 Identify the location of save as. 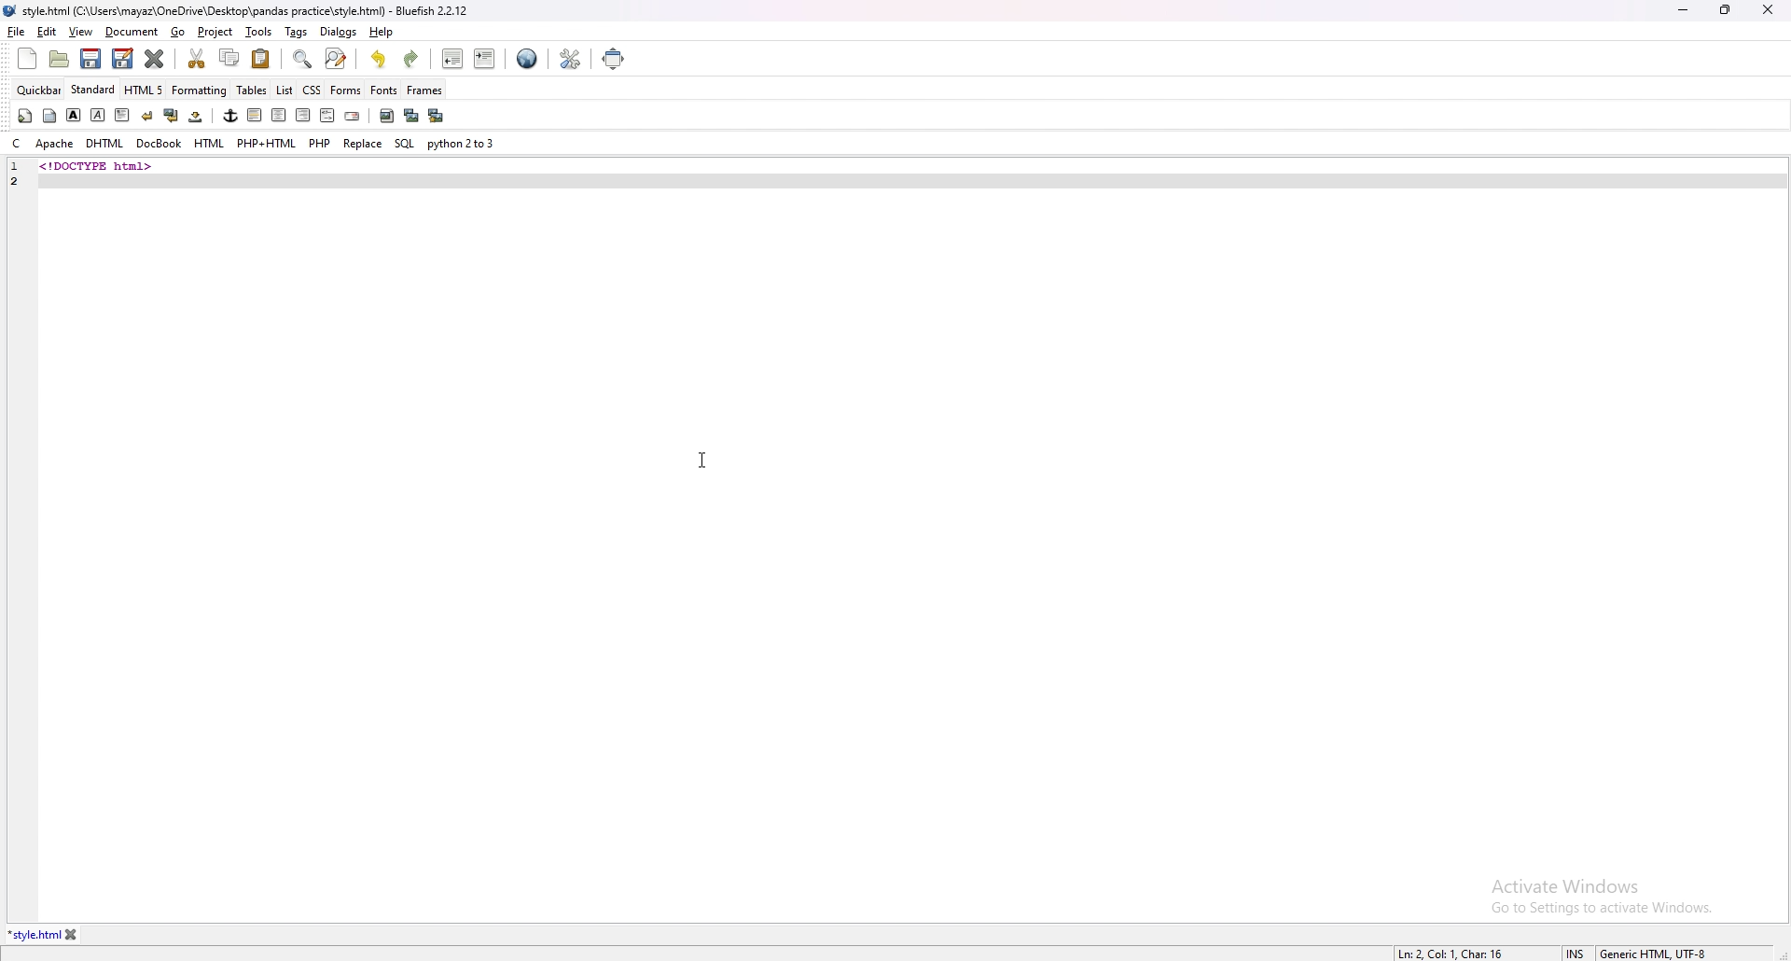
(122, 59).